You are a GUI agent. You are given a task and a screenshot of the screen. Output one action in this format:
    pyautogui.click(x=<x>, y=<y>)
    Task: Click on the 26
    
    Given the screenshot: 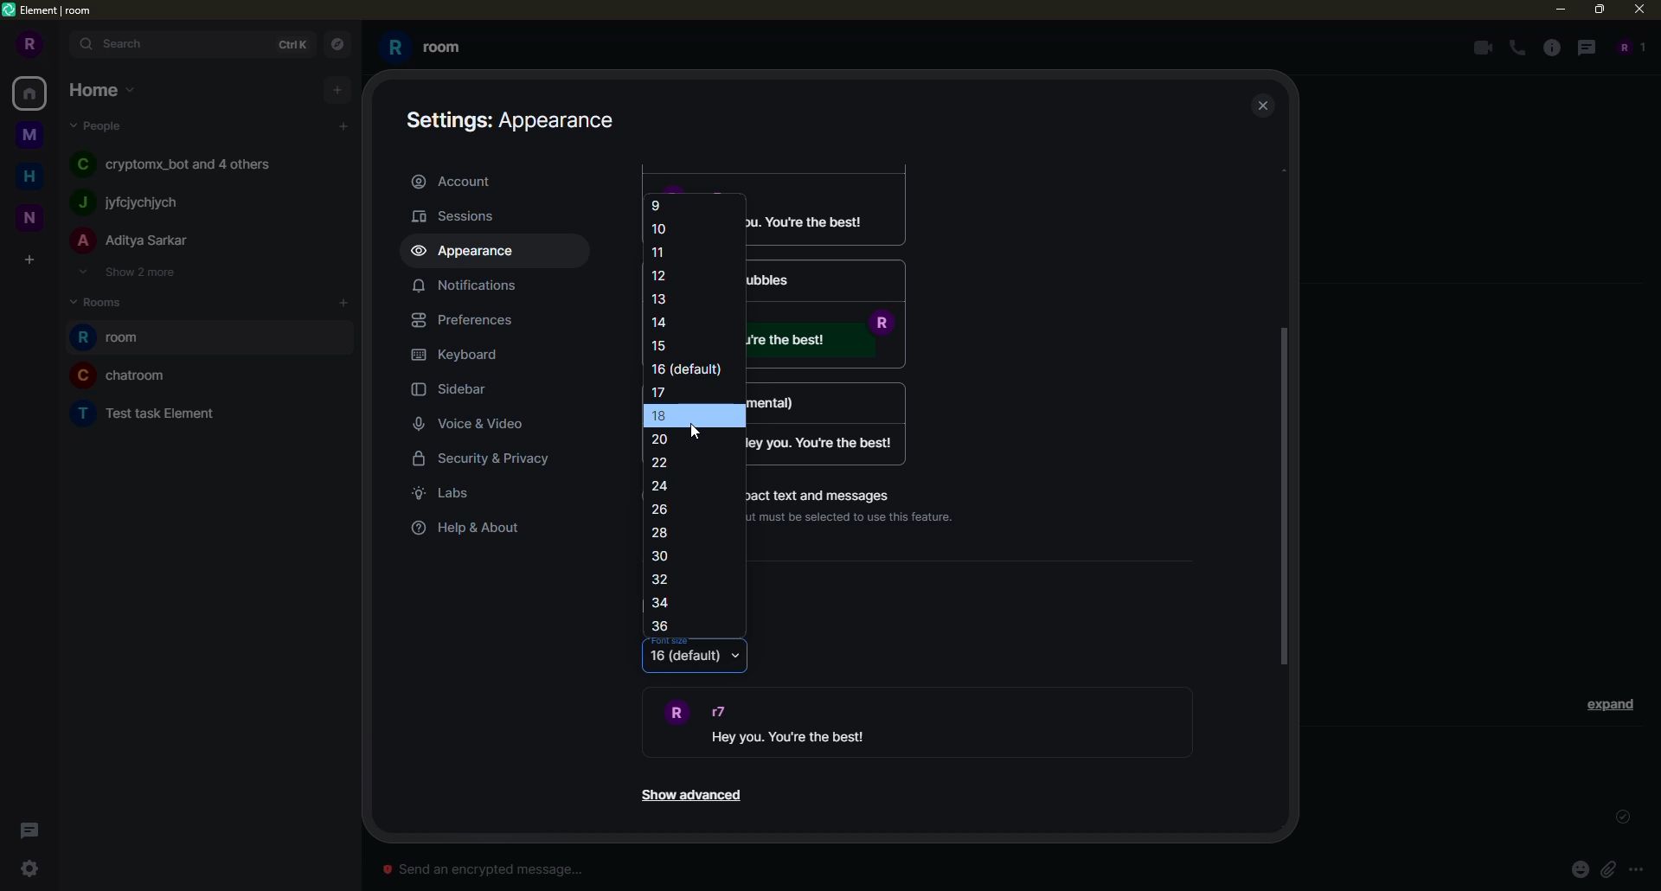 What is the action you would take?
    pyautogui.click(x=662, y=508)
    